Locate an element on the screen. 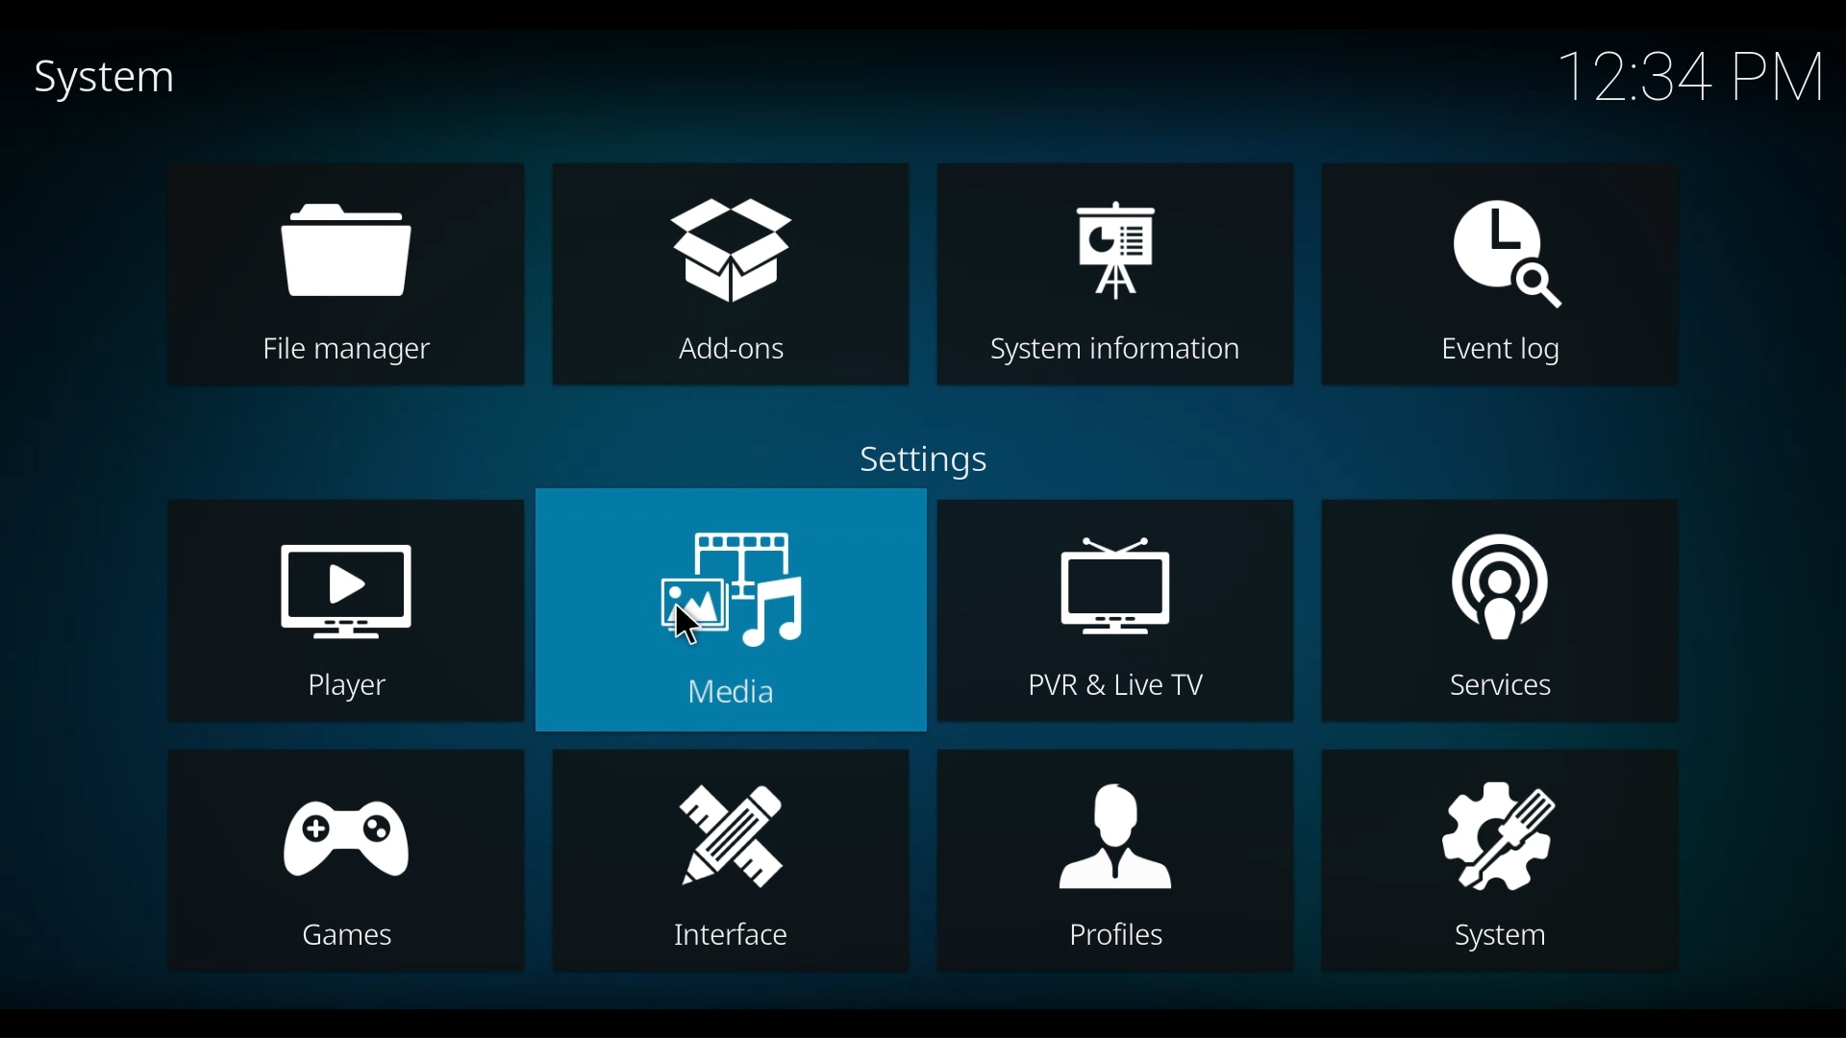 This screenshot has width=1846, height=1038. Media is located at coordinates (729, 609).